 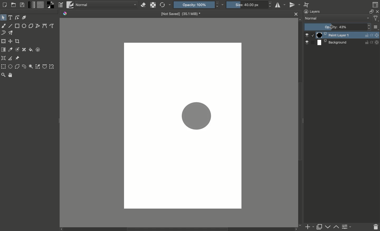 I want to click on Duplicate layer, so click(x=320, y=227).